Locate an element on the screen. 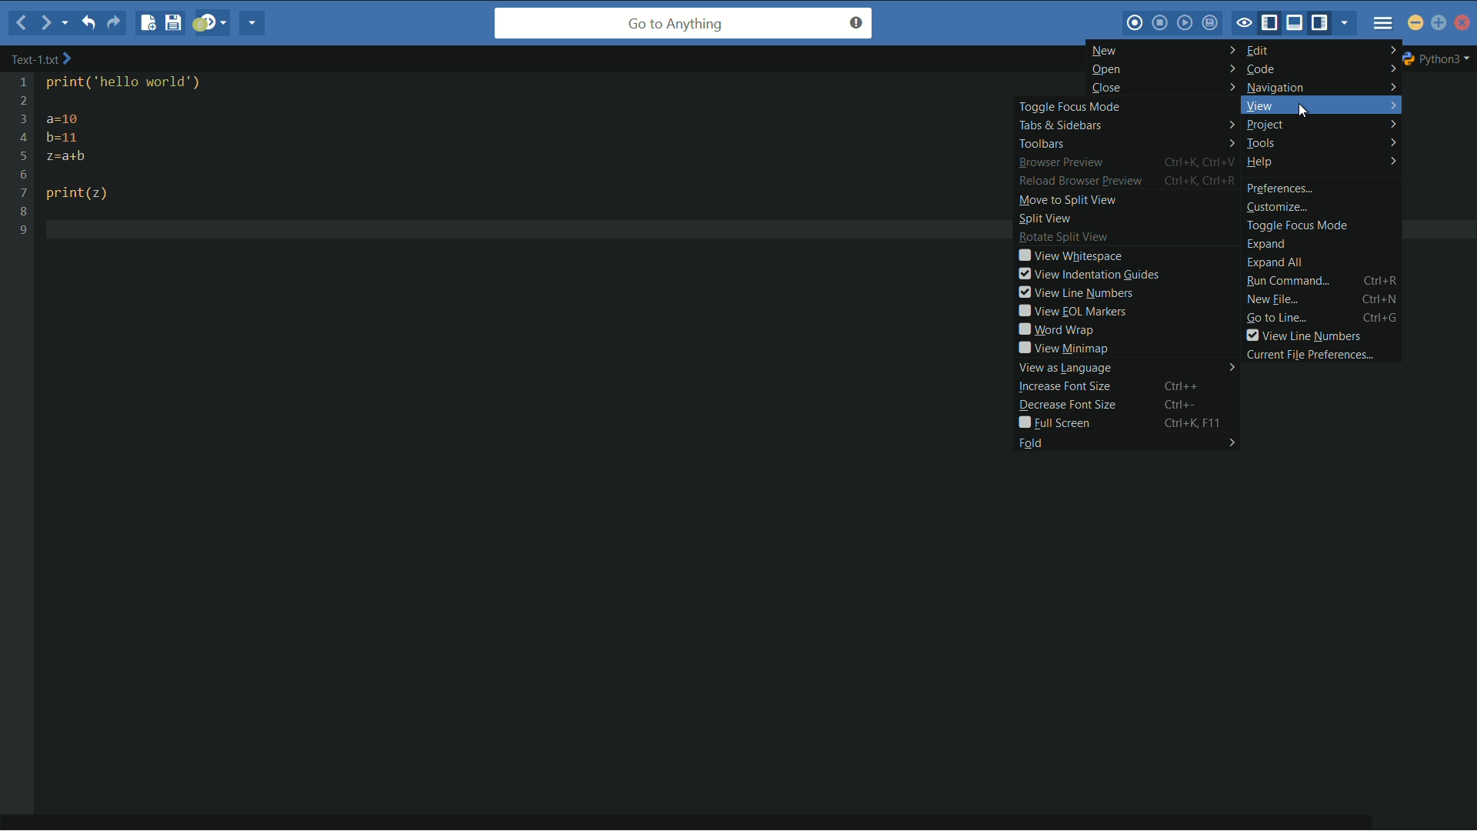 The image size is (1477, 831). Ctrl+K, Ctrl+V is located at coordinates (1202, 162).